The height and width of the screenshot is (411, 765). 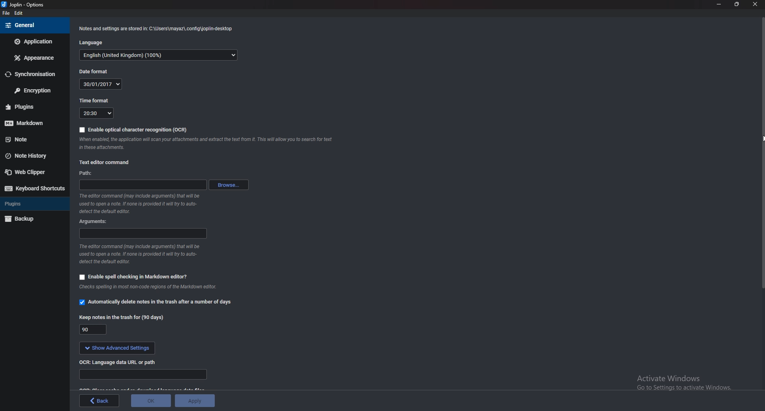 I want to click on close, so click(x=752, y=5).